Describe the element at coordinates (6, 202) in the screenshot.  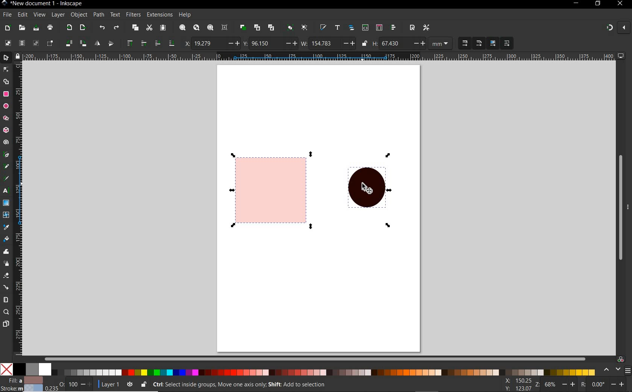
I see `gradient tool` at that location.